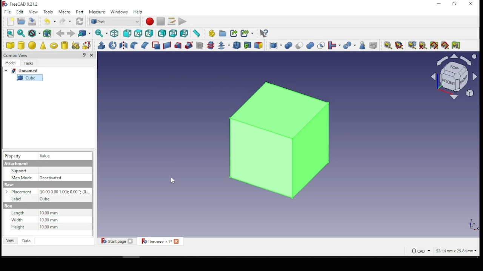  What do you see at coordinates (127, 34) in the screenshot?
I see `front` at bounding box center [127, 34].